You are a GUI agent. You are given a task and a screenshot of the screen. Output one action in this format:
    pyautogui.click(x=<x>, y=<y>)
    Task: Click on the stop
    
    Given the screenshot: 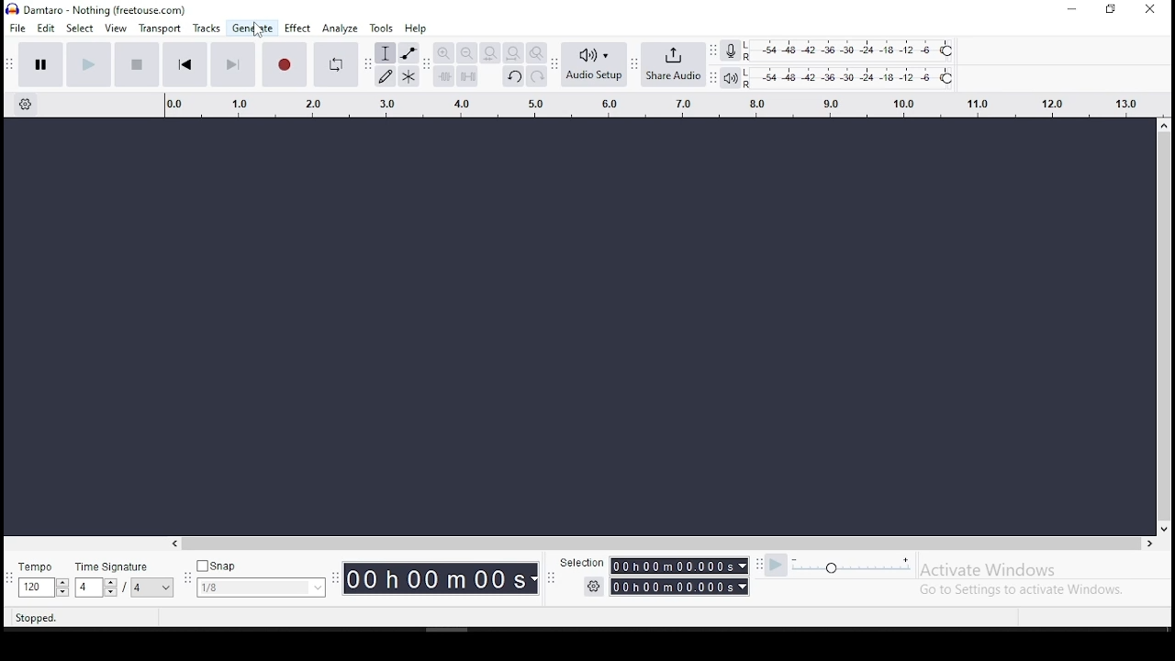 What is the action you would take?
    pyautogui.click(x=138, y=64)
    